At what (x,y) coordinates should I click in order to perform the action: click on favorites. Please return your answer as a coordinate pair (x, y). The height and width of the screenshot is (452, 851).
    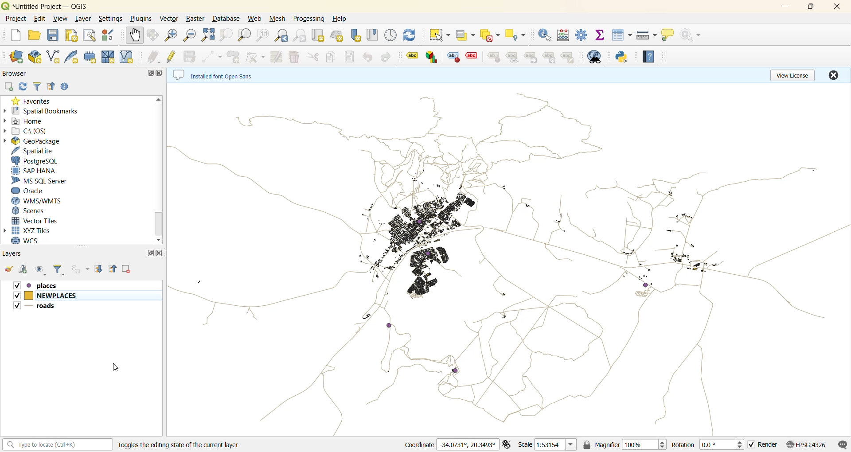
    Looking at the image, I should click on (32, 101).